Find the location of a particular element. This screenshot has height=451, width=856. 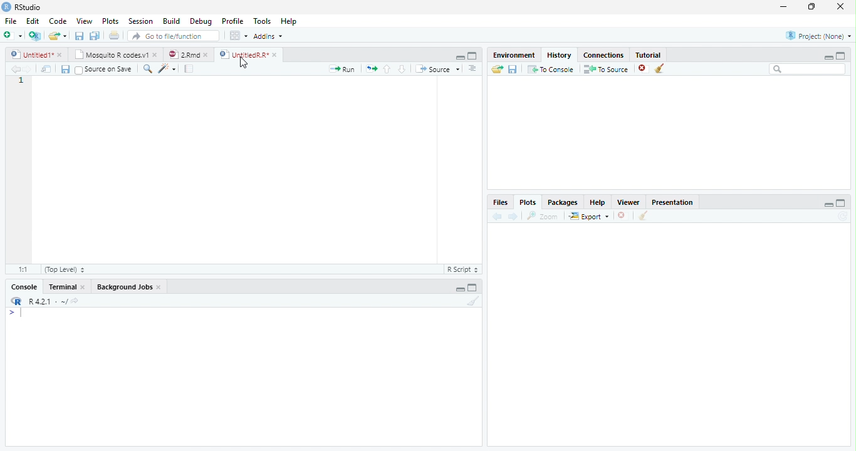

Untitled is located at coordinates (36, 55).